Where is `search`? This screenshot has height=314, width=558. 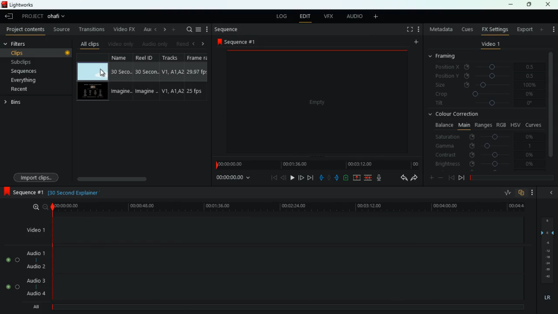
search is located at coordinates (188, 29).